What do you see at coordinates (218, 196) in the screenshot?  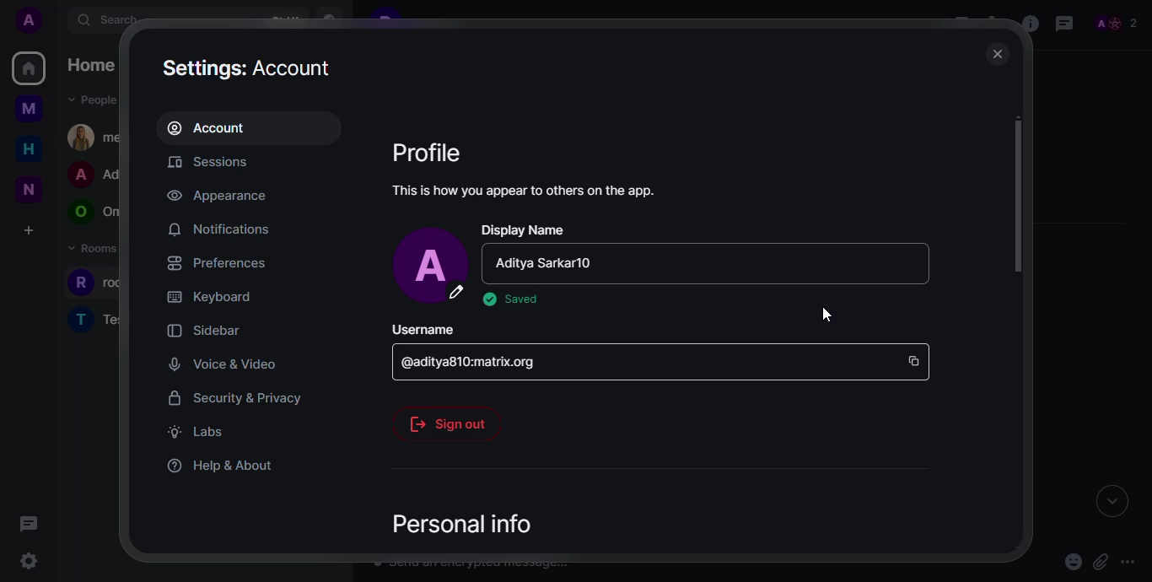 I see `appearance` at bounding box center [218, 196].